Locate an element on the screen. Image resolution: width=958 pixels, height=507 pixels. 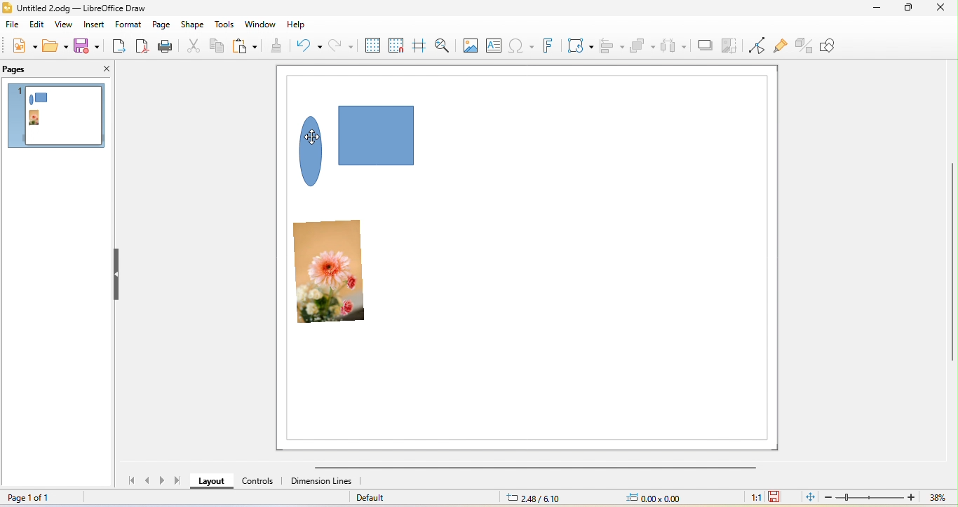
 first page is located at coordinates (135, 482).